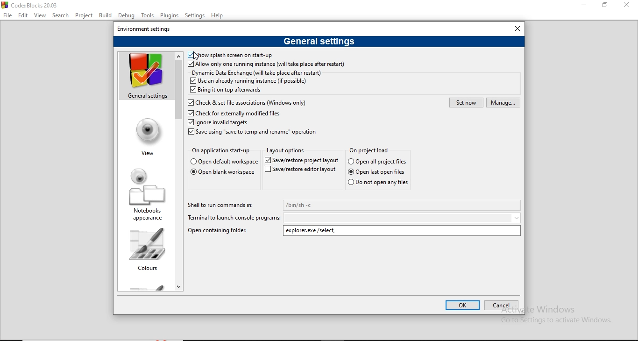  What do you see at coordinates (179, 170) in the screenshot?
I see `scroll bar` at bounding box center [179, 170].